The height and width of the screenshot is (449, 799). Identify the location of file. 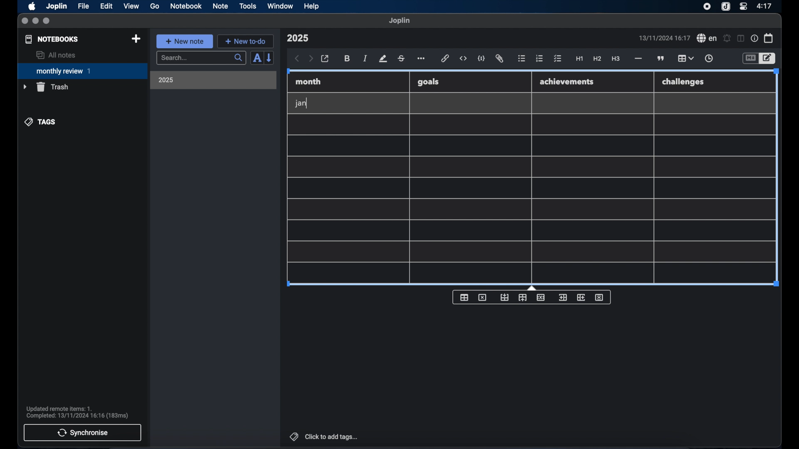
(83, 6).